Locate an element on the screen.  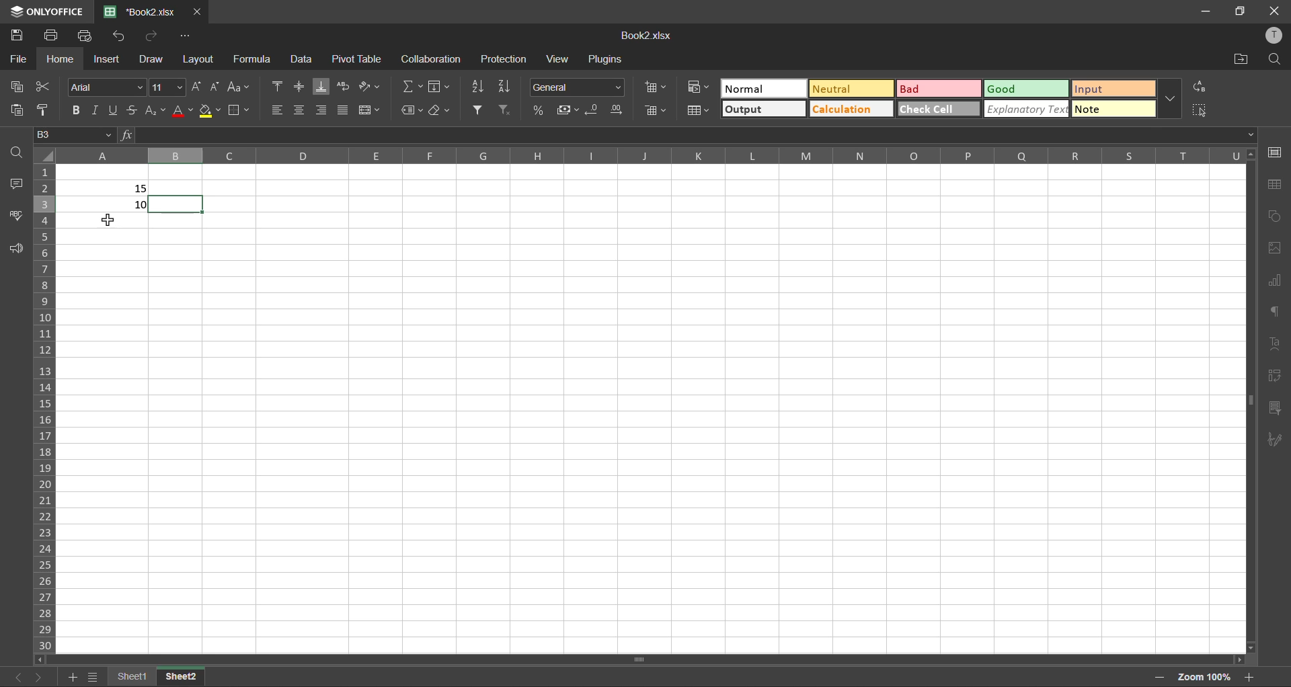
profile is located at coordinates (1276, 39).